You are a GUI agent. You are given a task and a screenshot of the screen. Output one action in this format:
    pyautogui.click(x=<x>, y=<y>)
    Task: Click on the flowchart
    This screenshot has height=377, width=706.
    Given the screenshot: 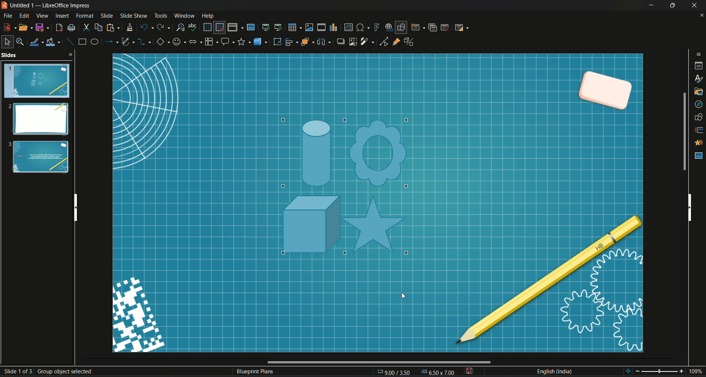 What is the action you would take?
    pyautogui.click(x=211, y=42)
    